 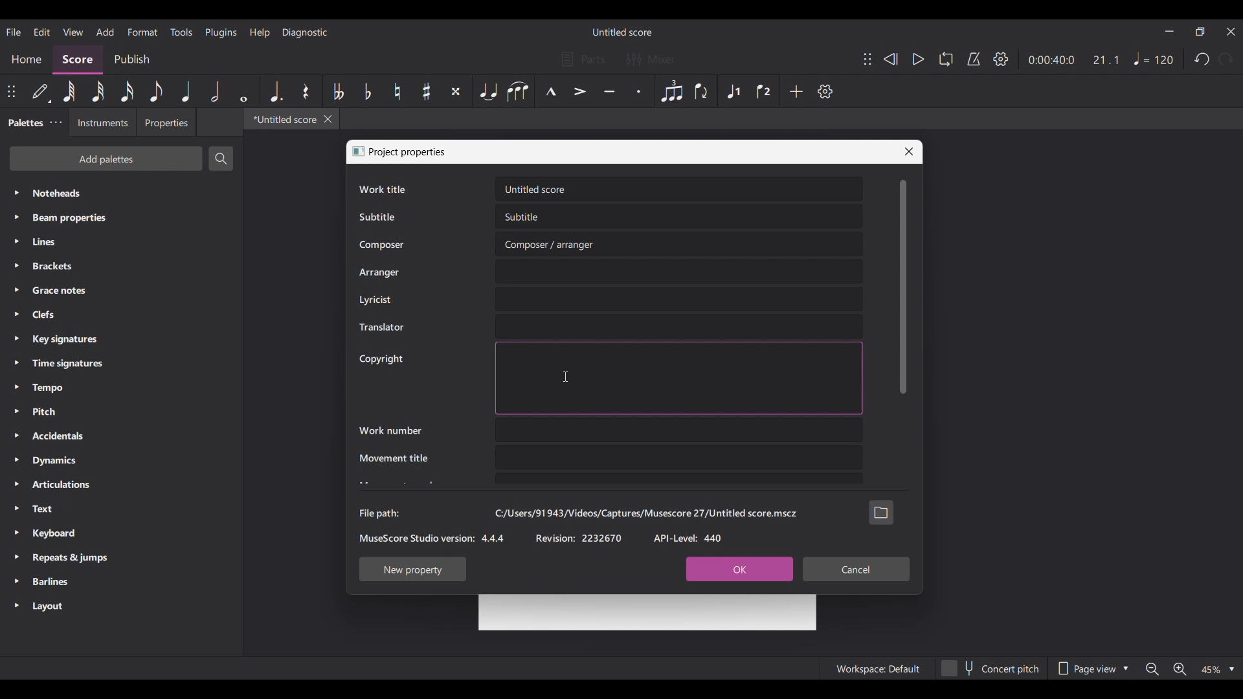 I want to click on File menu, so click(x=14, y=32).